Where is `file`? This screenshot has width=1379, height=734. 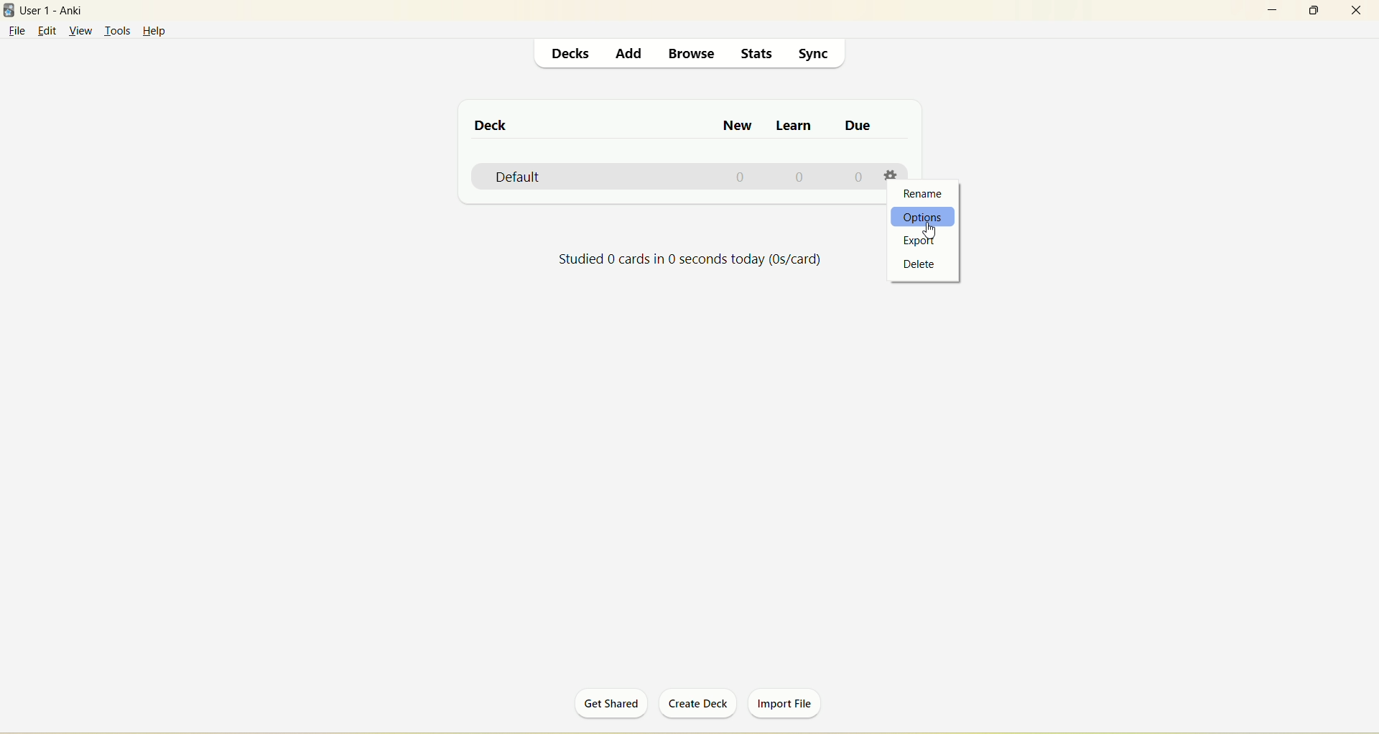 file is located at coordinates (18, 31).